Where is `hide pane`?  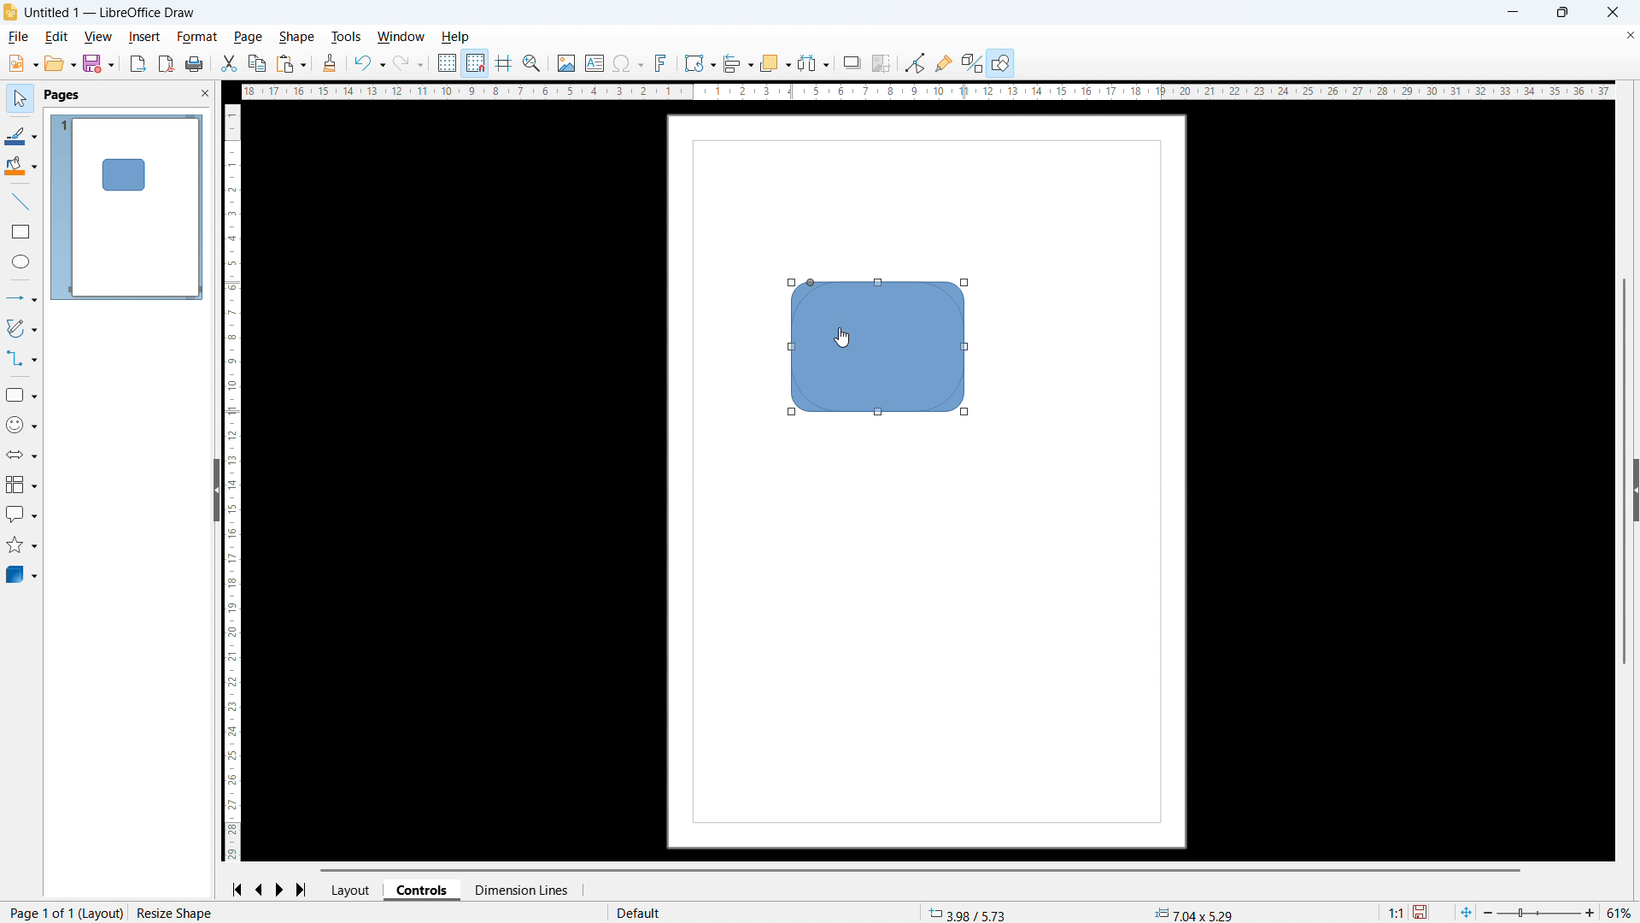 hide pane is located at coordinates (215, 490).